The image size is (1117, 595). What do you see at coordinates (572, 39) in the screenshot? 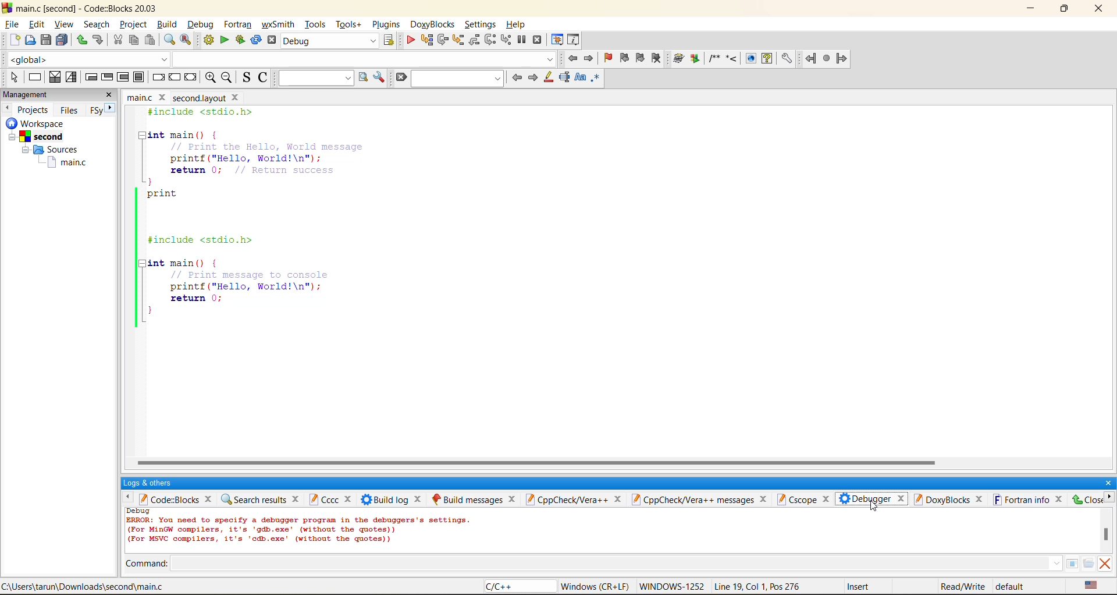
I see `various info` at bounding box center [572, 39].